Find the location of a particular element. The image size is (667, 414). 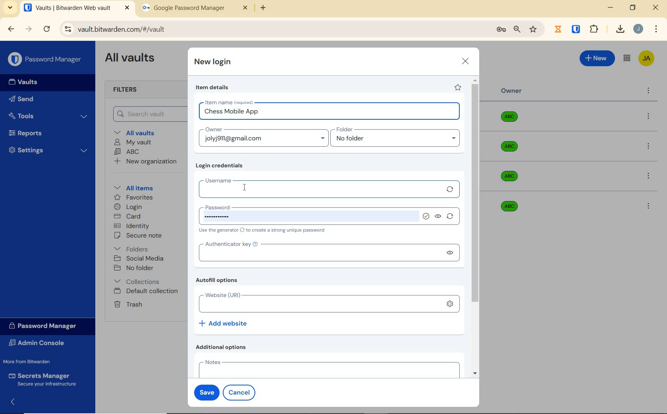

address bar is located at coordinates (274, 30).